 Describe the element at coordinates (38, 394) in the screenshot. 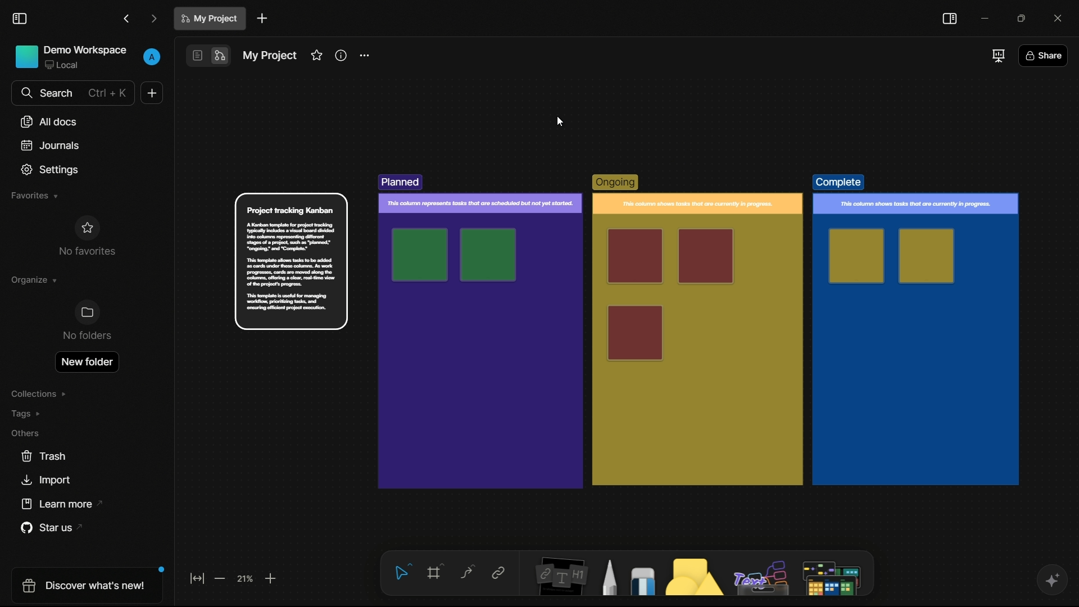

I see `collections` at that location.